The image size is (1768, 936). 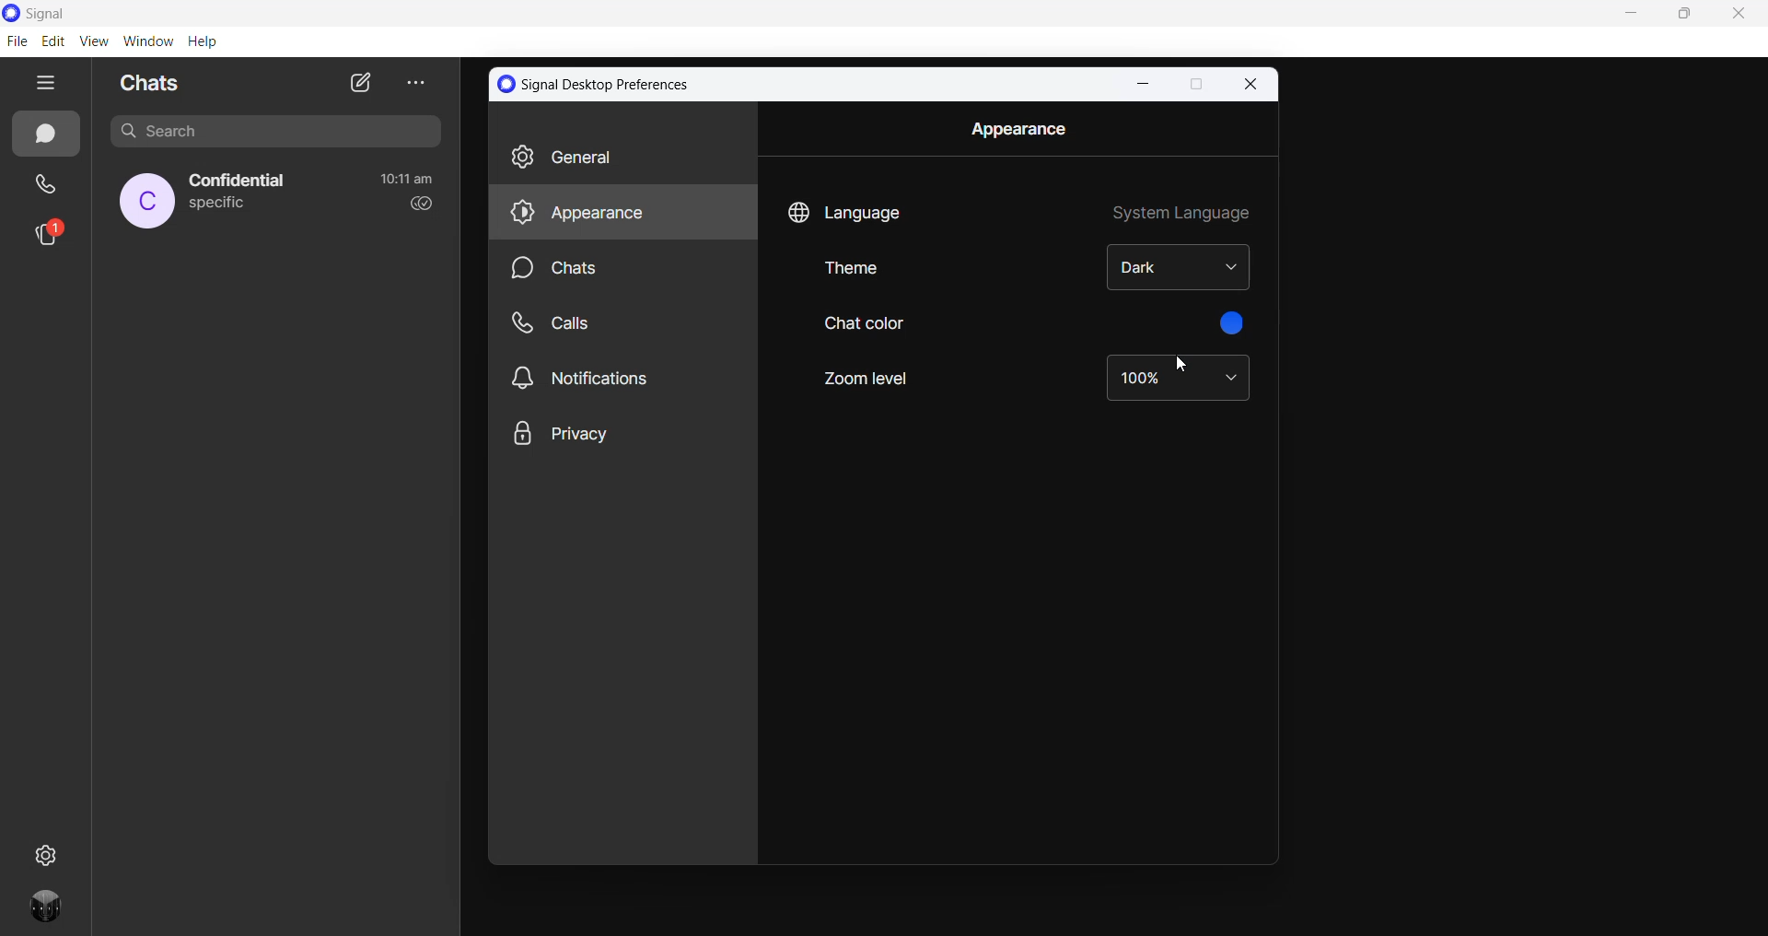 What do you see at coordinates (47, 84) in the screenshot?
I see `hide tabs` at bounding box center [47, 84].